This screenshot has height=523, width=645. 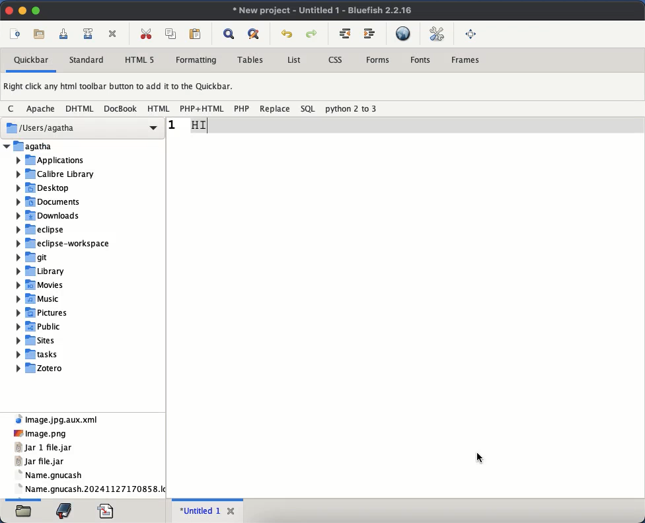 What do you see at coordinates (81, 110) in the screenshot?
I see `dhtml` at bounding box center [81, 110].